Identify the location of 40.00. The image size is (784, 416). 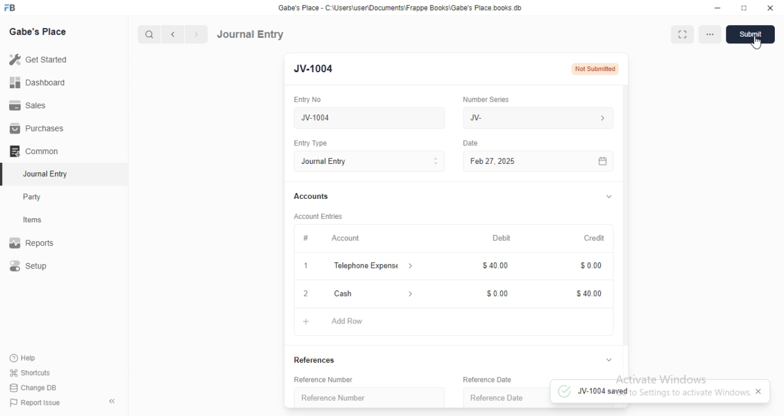
(492, 266).